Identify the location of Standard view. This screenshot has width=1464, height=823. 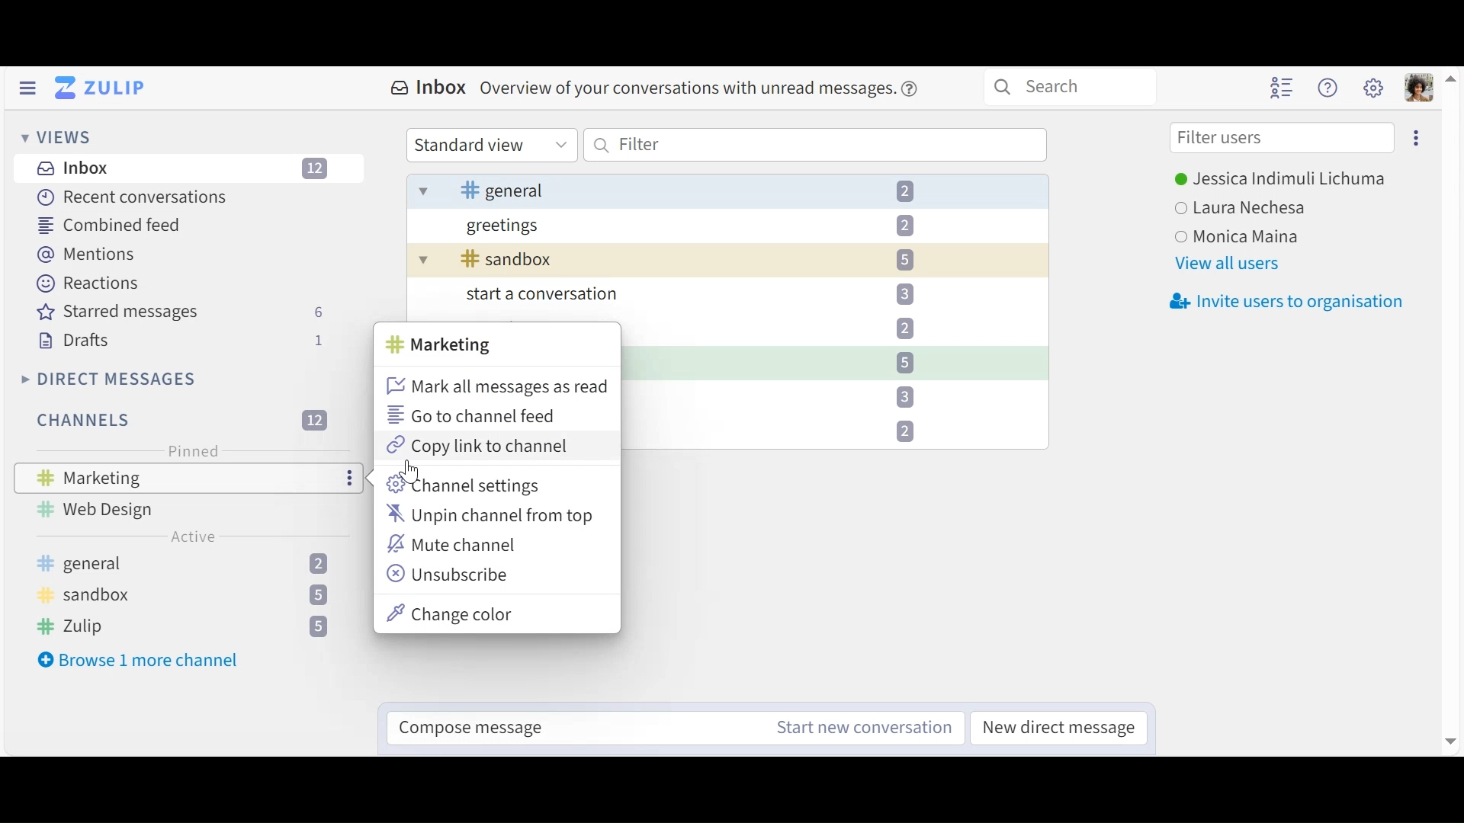
(490, 145).